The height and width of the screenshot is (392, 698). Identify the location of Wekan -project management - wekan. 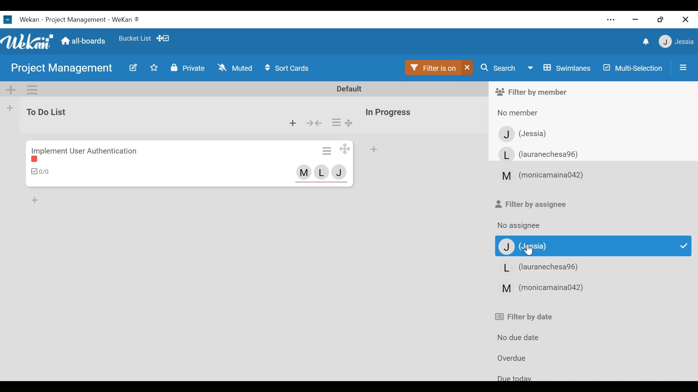
(87, 20).